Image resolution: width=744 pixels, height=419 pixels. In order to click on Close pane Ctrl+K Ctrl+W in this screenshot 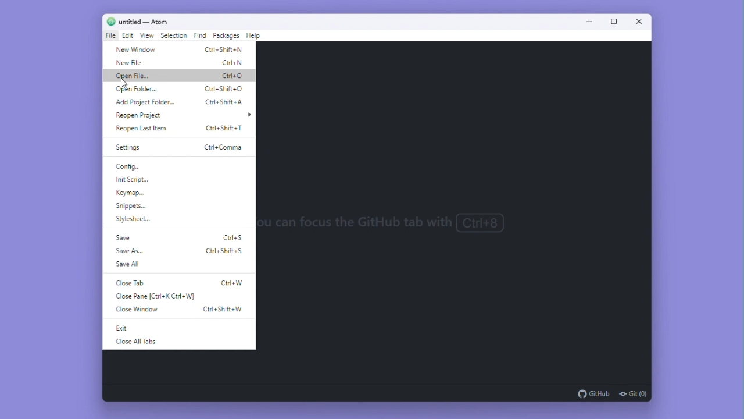, I will do `click(161, 296)`.